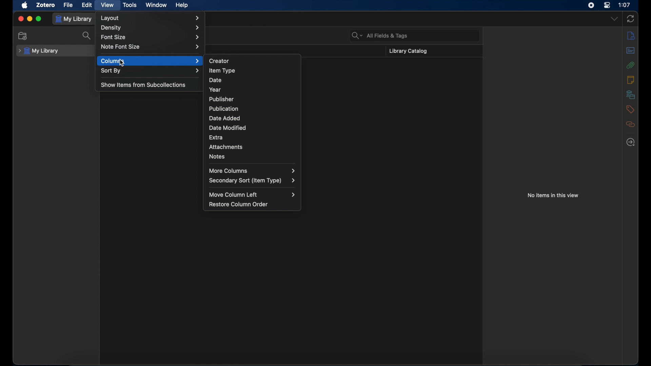 This screenshot has height=366, width=651. What do you see at coordinates (553, 195) in the screenshot?
I see `no items in this view` at bounding box center [553, 195].